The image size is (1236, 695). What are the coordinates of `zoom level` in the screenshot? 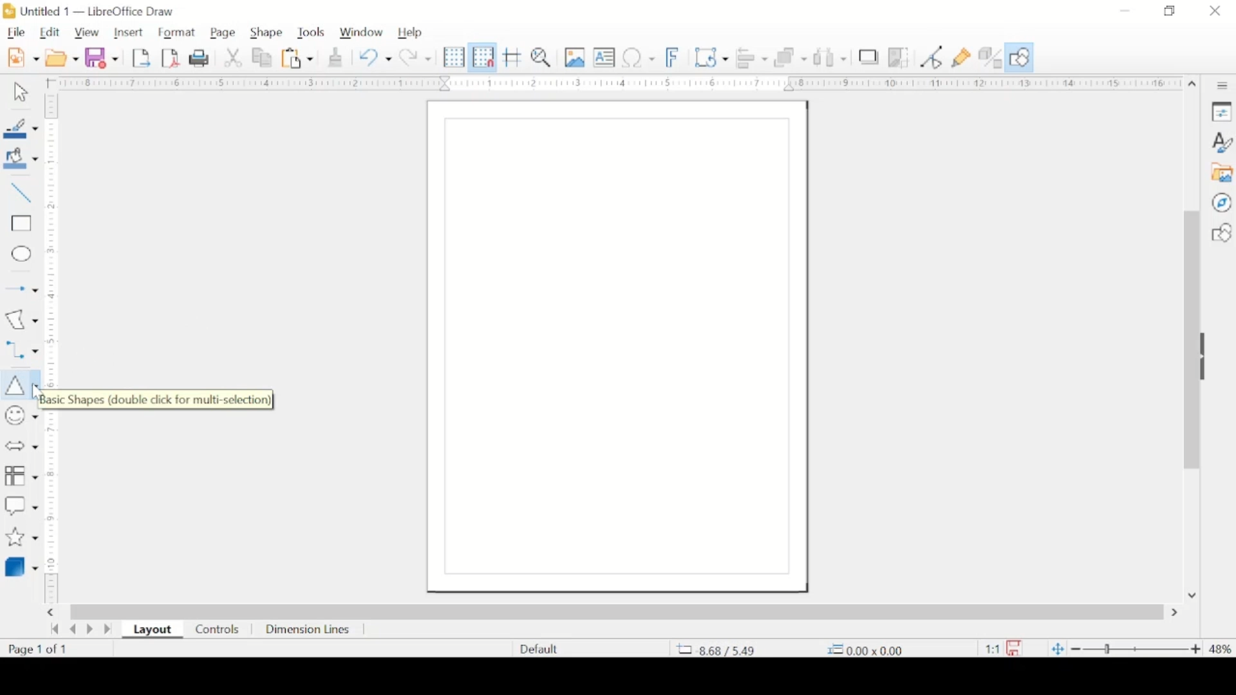 It's located at (1221, 649).